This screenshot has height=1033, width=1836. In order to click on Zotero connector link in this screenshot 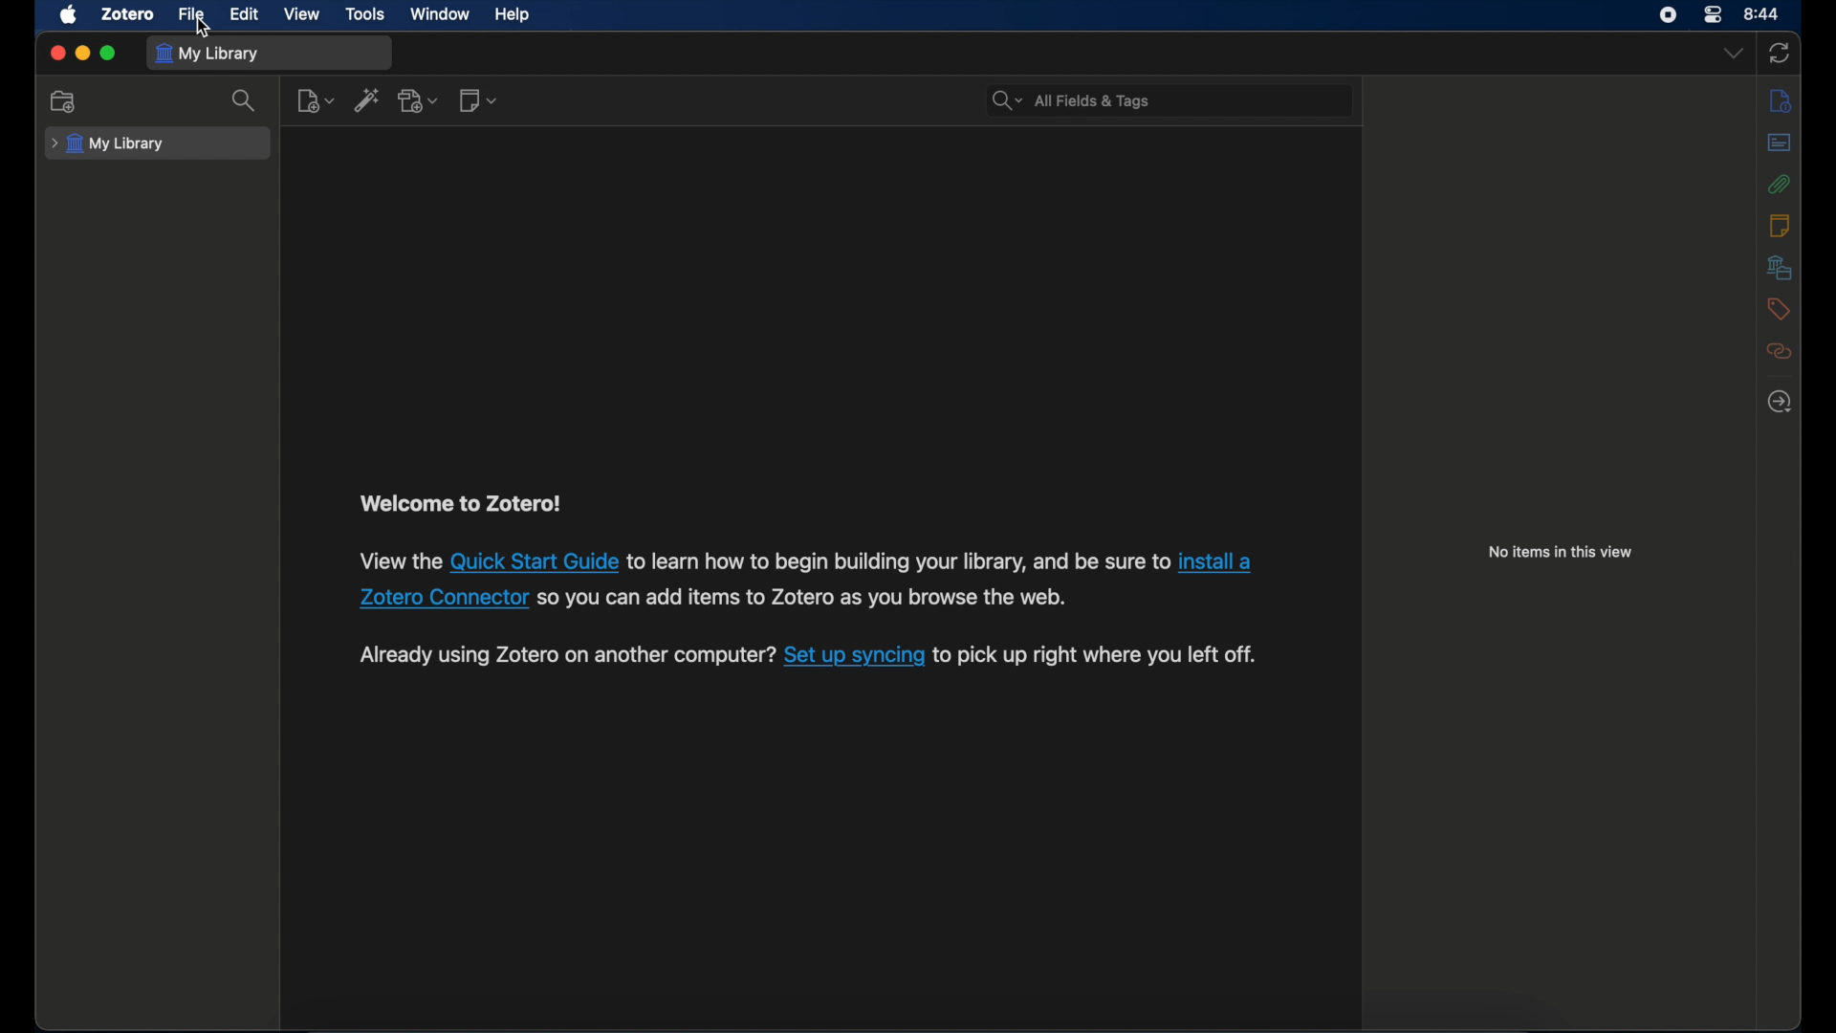, I will do `click(1215, 562)`.